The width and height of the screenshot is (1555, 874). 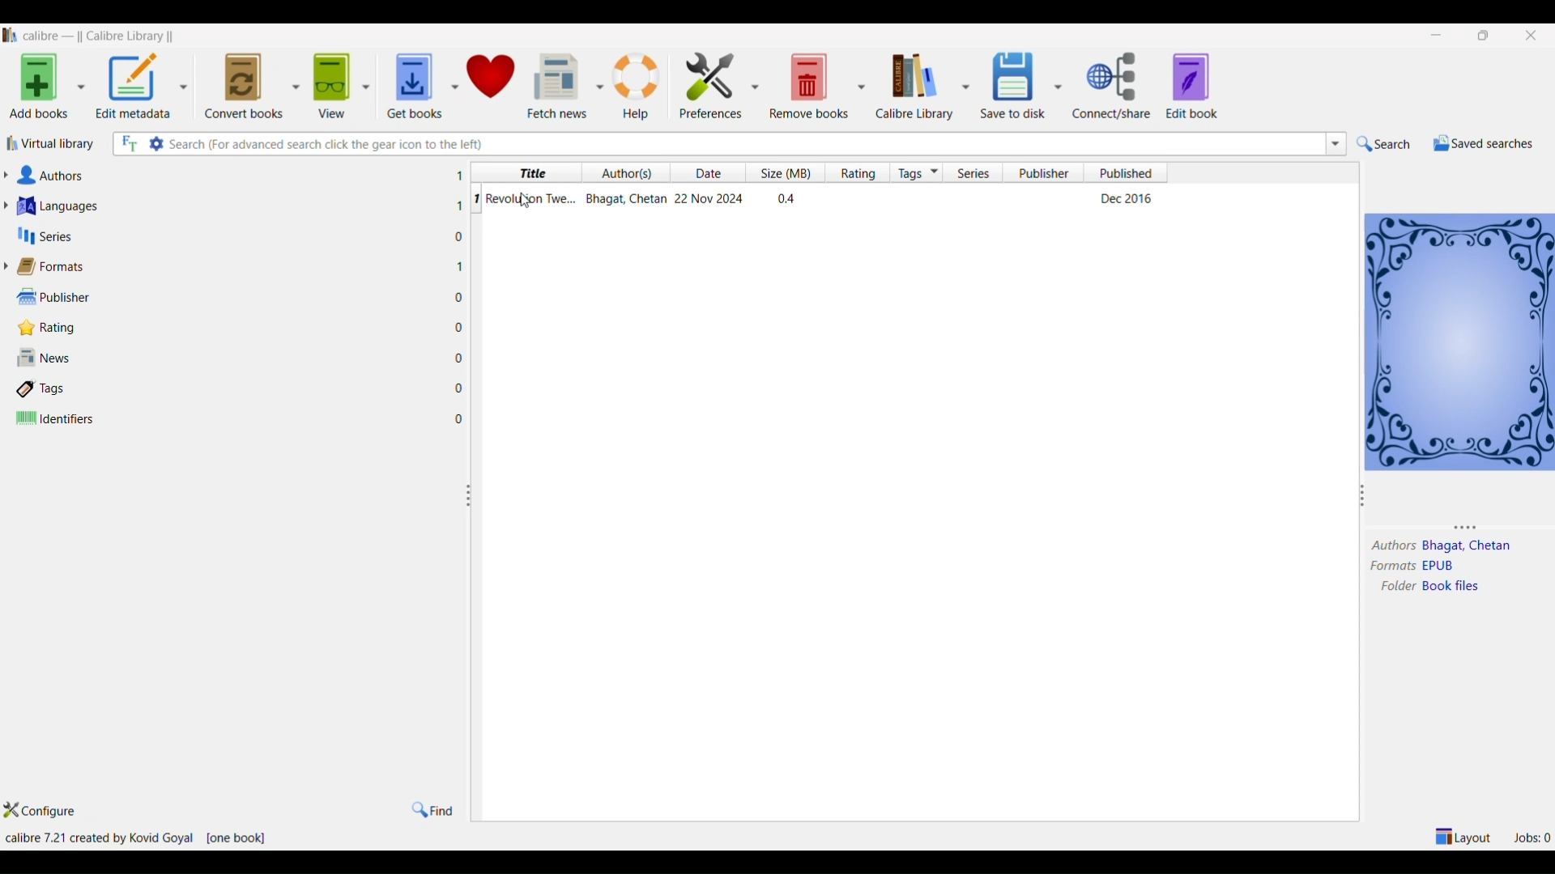 What do you see at coordinates (189, 84) in the screenshot?
I see `edit metadata options dropdown button` at bounding box center [189, 84].